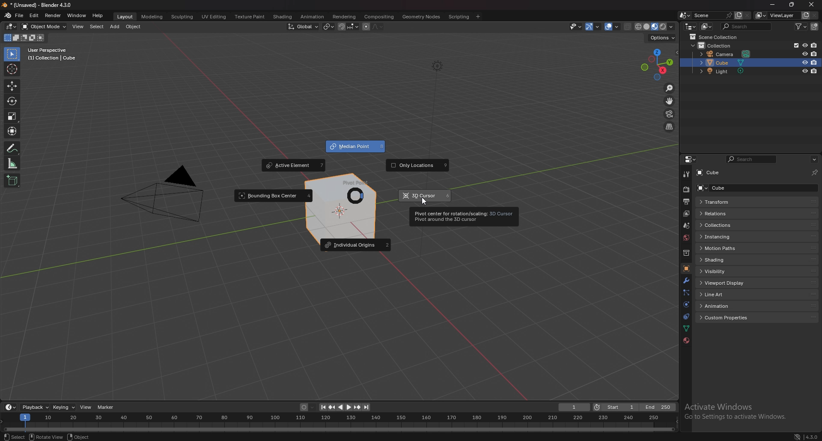  What do you see at coordinates (367, 407) in the screenshot?
I see `jump to endpoint` at bounding box center [367, 407].